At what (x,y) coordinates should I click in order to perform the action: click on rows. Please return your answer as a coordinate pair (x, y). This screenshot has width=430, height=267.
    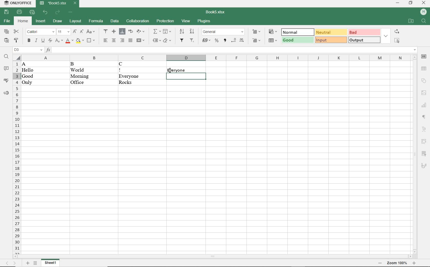
    Looking at the image, I should click on (16, 157).